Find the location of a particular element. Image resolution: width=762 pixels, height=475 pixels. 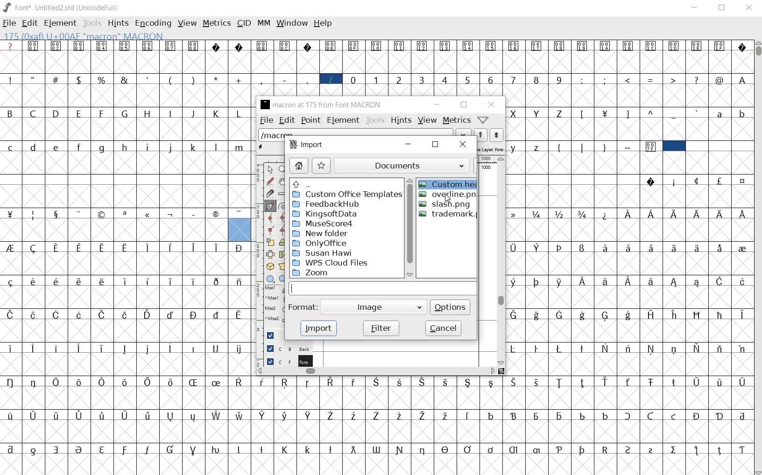

Symbol is located at coordinates (81, 213).